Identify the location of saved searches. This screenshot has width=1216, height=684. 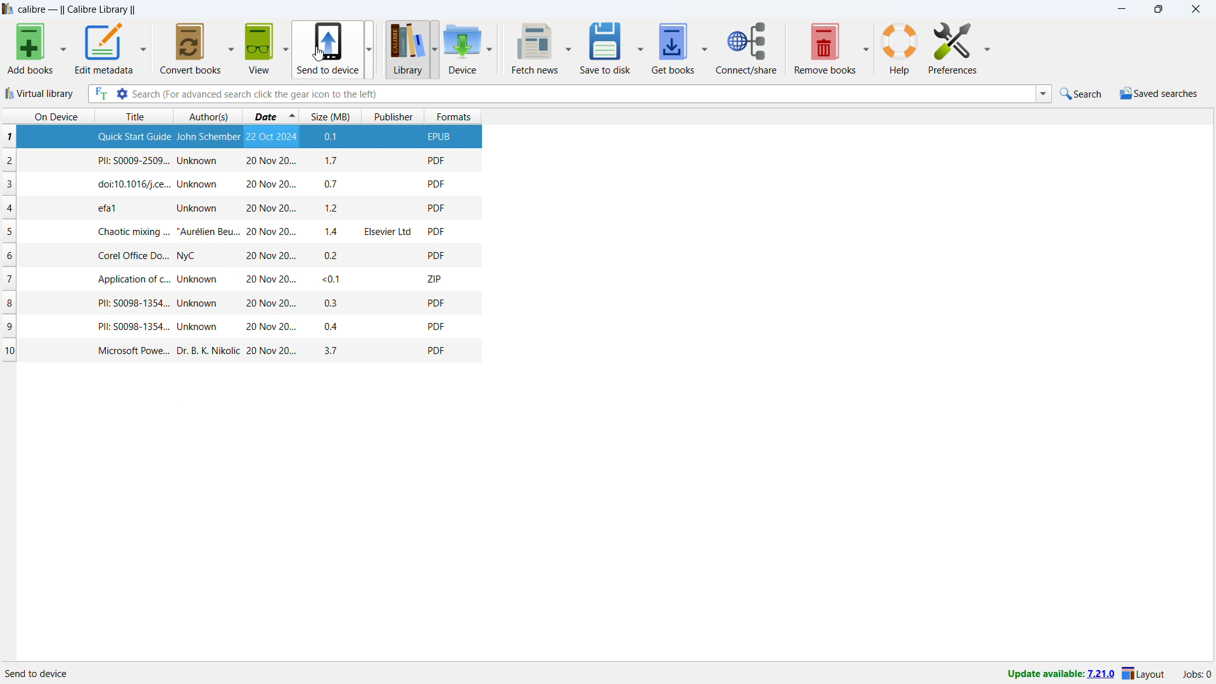
(1159, 94).